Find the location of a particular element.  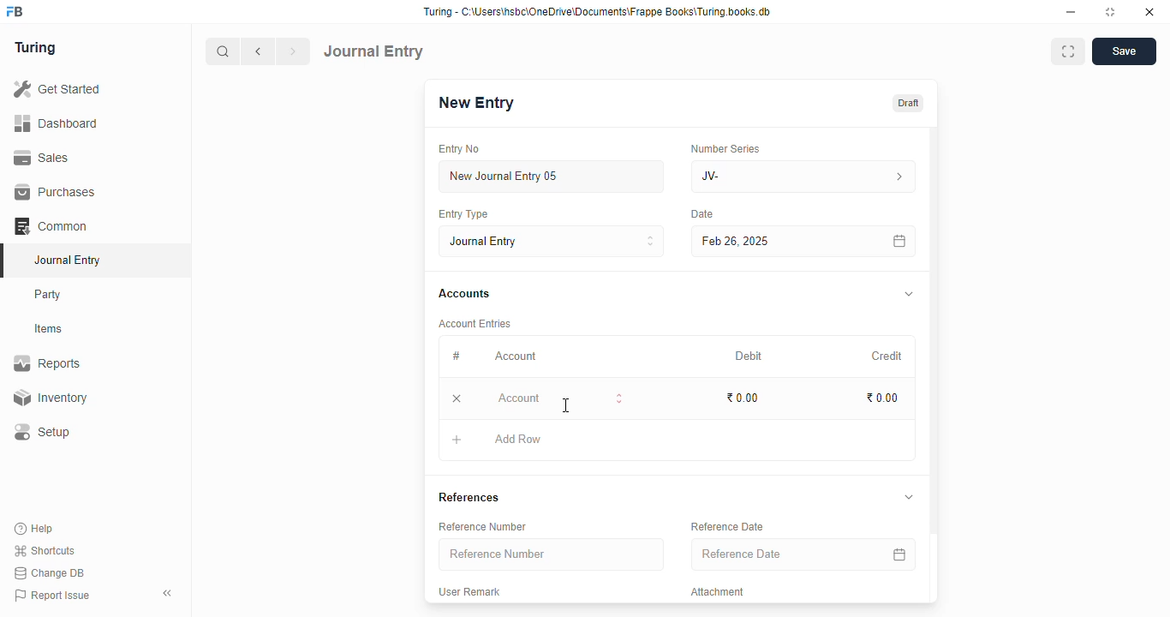

₹0.00 is located at coordinates (743, 398).